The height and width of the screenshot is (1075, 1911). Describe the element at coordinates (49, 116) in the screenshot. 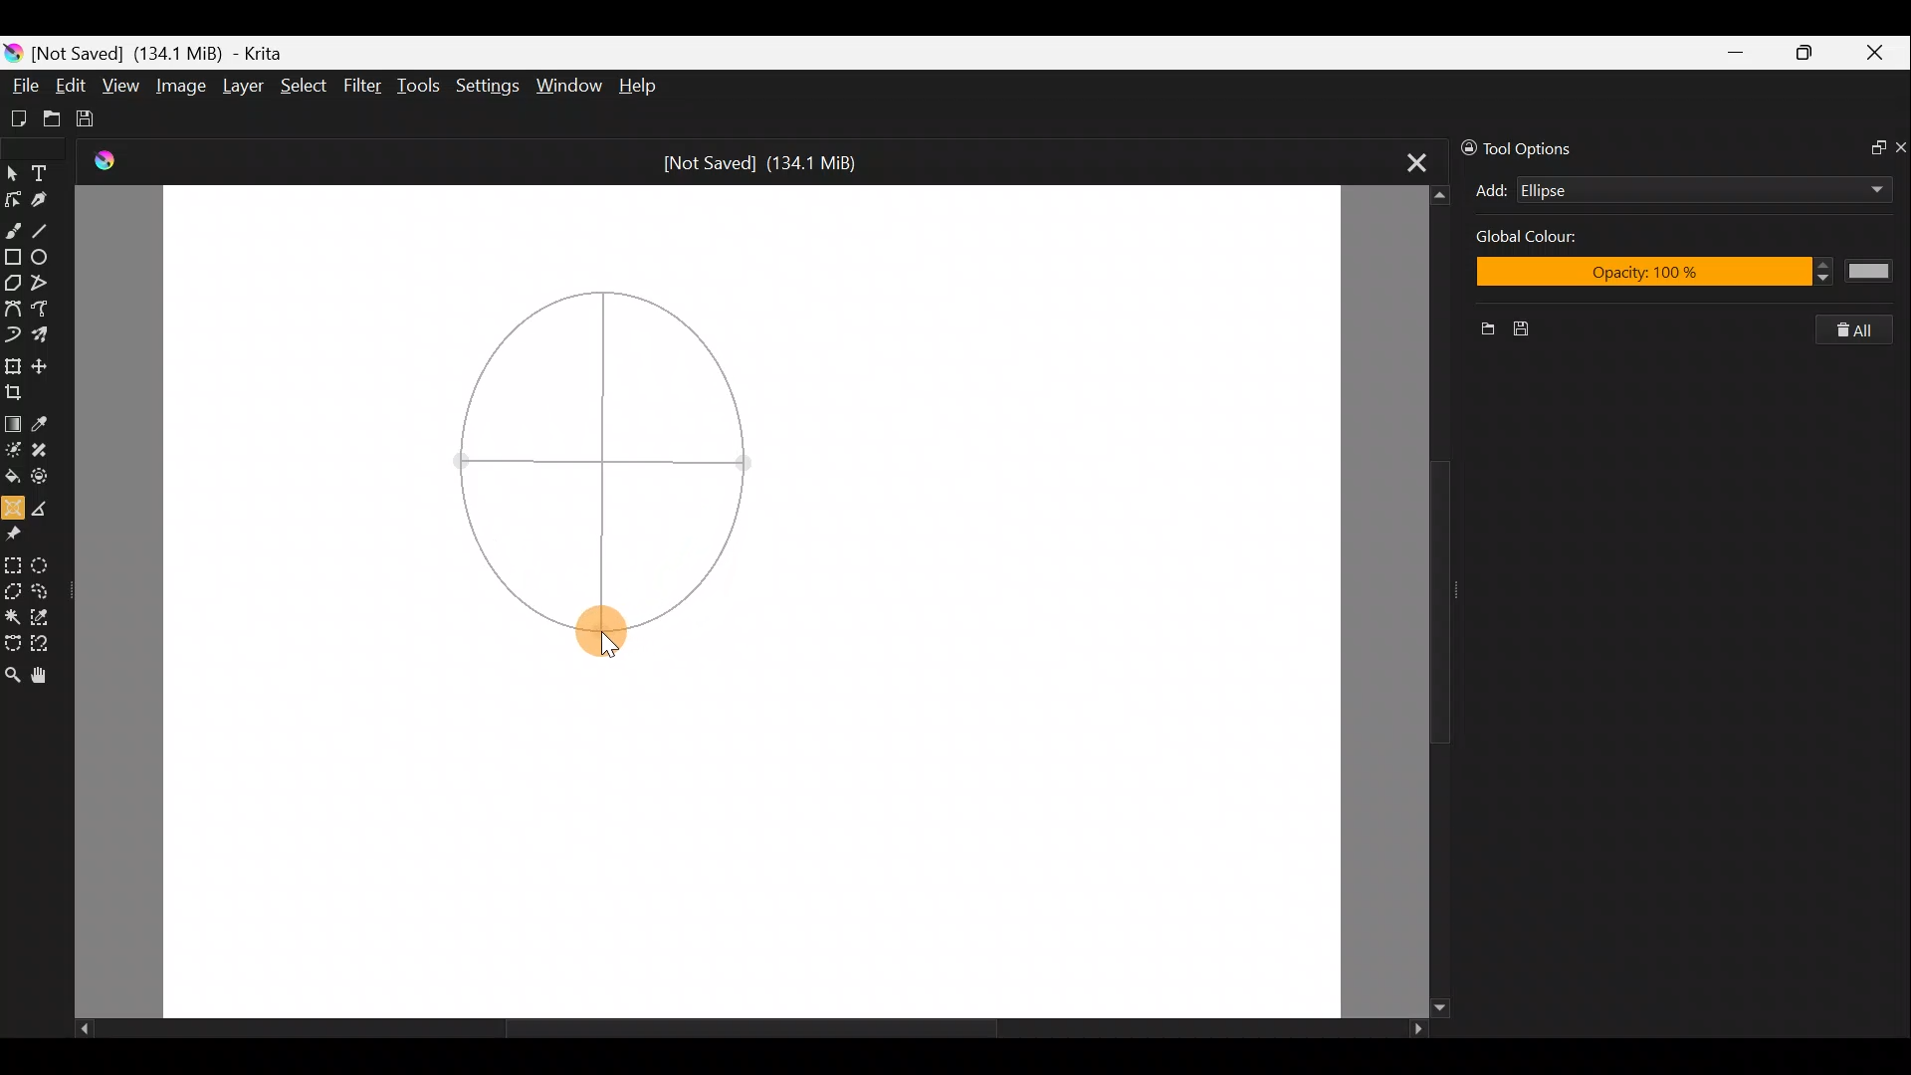

I see `Open existing document` at that location.